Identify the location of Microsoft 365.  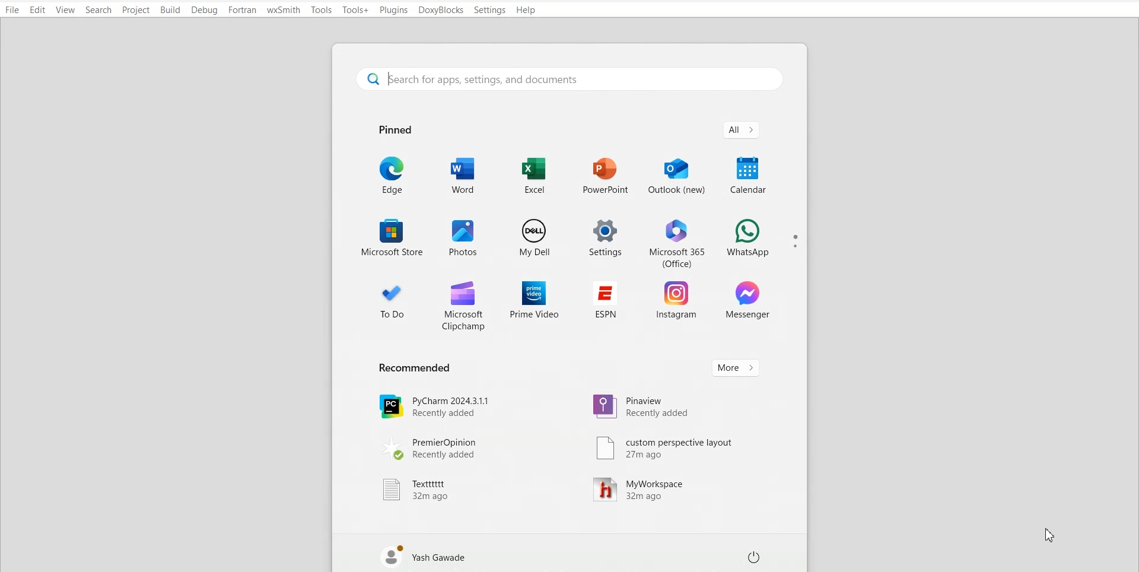
(676, 242).